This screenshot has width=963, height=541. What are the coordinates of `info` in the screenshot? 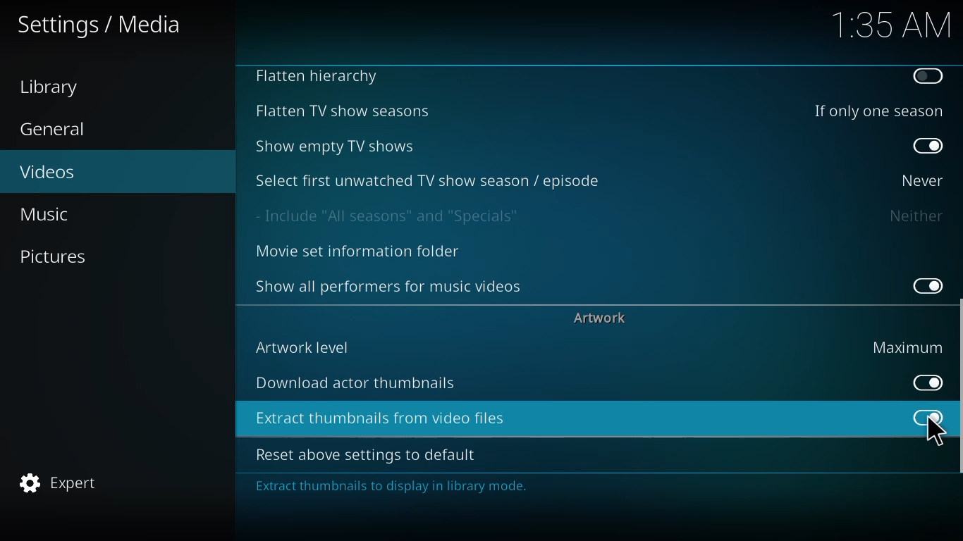 It's located at (395, 488).